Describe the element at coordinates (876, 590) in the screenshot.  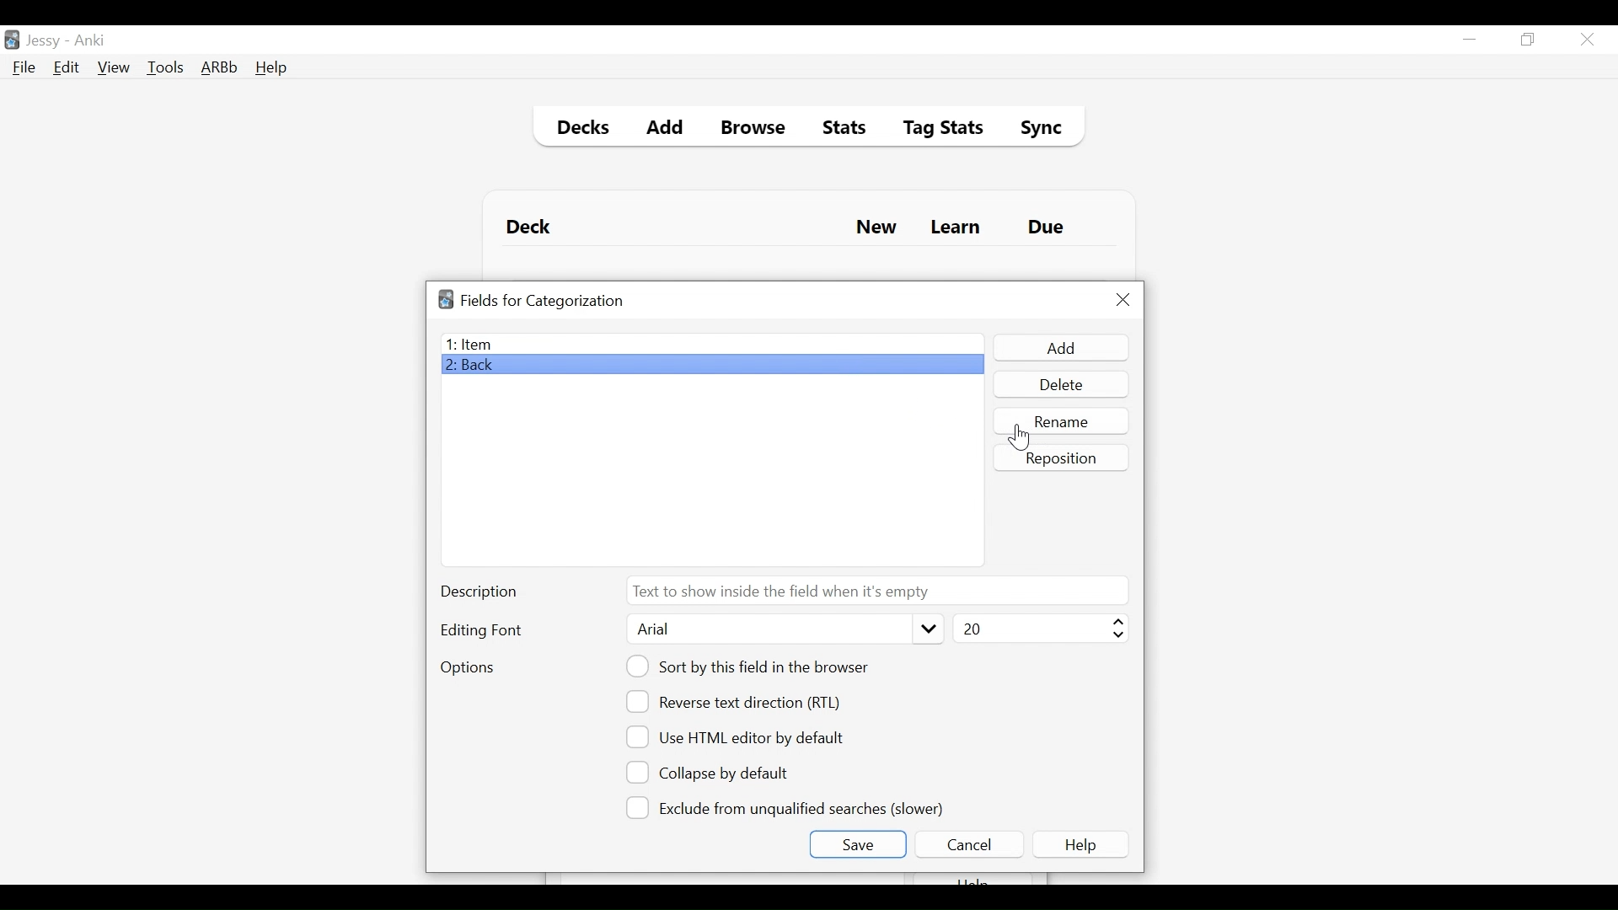
I see `Text to Show inside the field when empty` at that location.